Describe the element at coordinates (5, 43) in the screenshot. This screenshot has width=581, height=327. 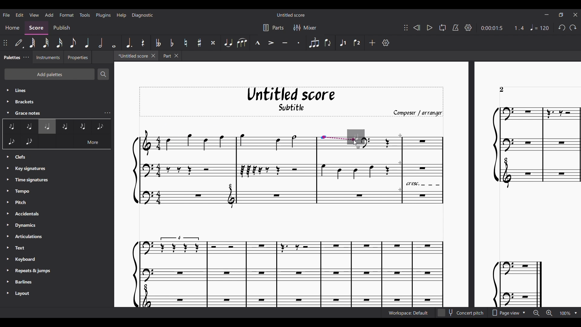
I see `Change position of toolbar atatched` at that location.